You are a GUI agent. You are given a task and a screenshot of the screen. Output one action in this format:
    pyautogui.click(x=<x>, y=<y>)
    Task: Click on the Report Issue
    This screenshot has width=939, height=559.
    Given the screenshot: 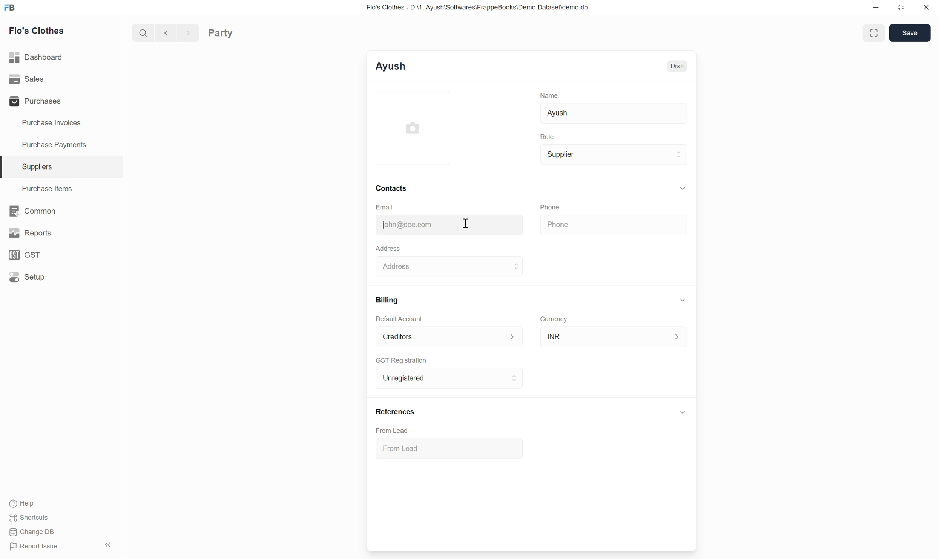 What is the action you would take?
    pyautogui.click(x=35, y=547)
    